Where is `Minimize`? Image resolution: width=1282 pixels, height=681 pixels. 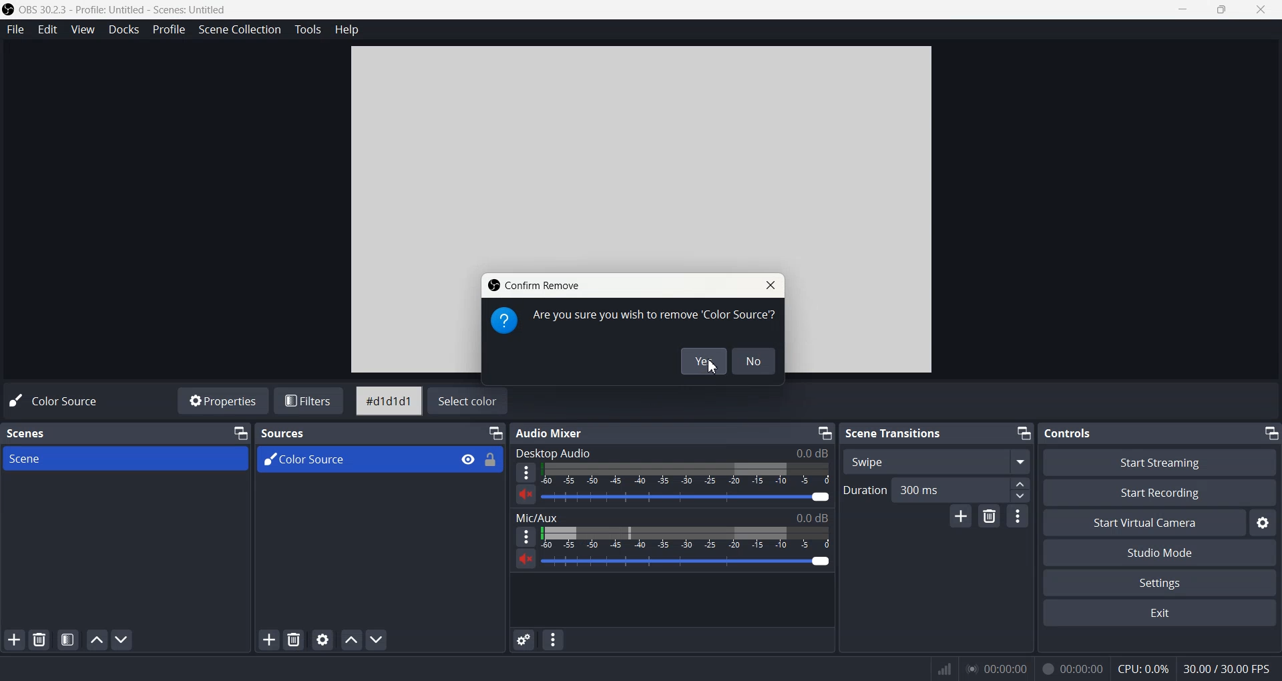
Minimize is located at coordinates (1269, 433).